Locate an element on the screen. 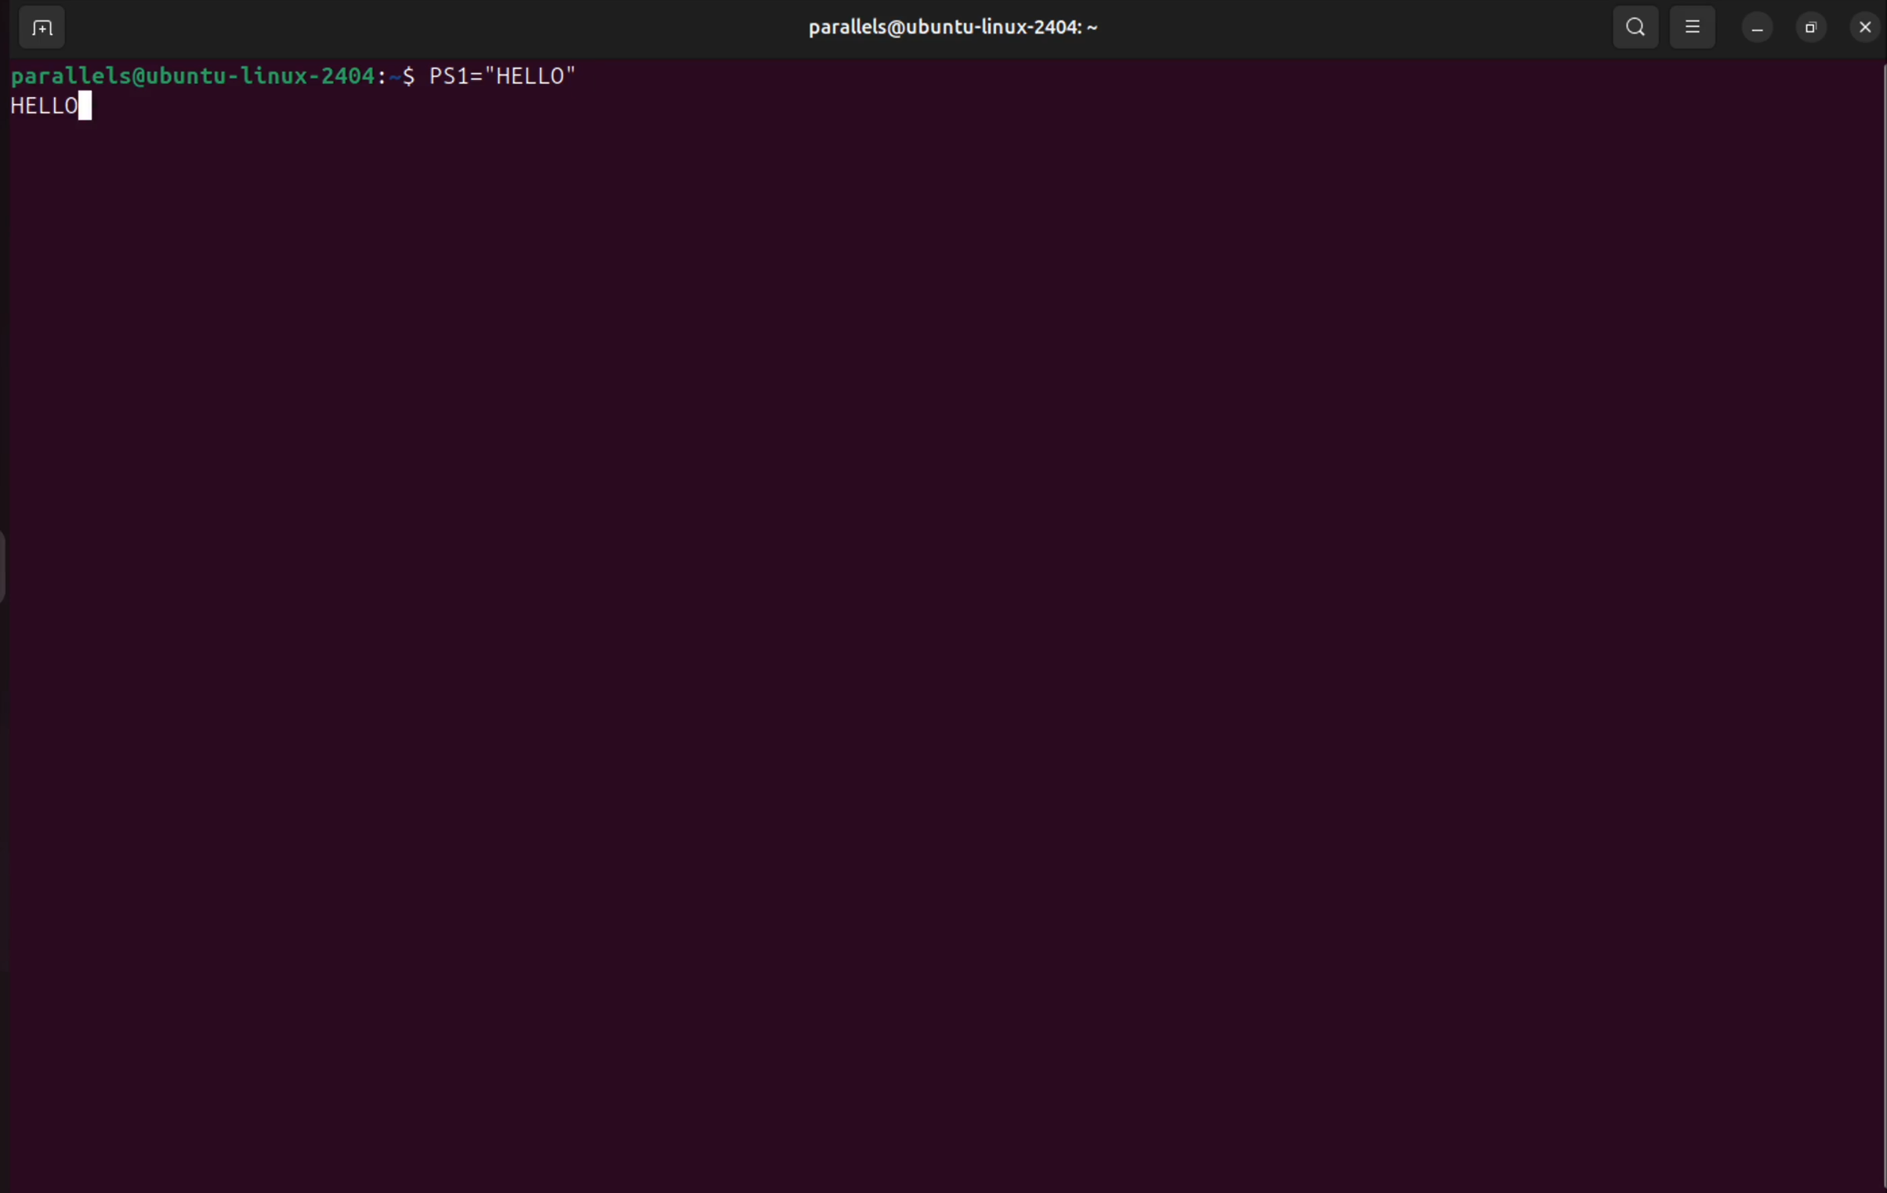 Image resolution: width=1887 pixels, height=1193 pixels. minimize is located at coordinates (1756, 27).